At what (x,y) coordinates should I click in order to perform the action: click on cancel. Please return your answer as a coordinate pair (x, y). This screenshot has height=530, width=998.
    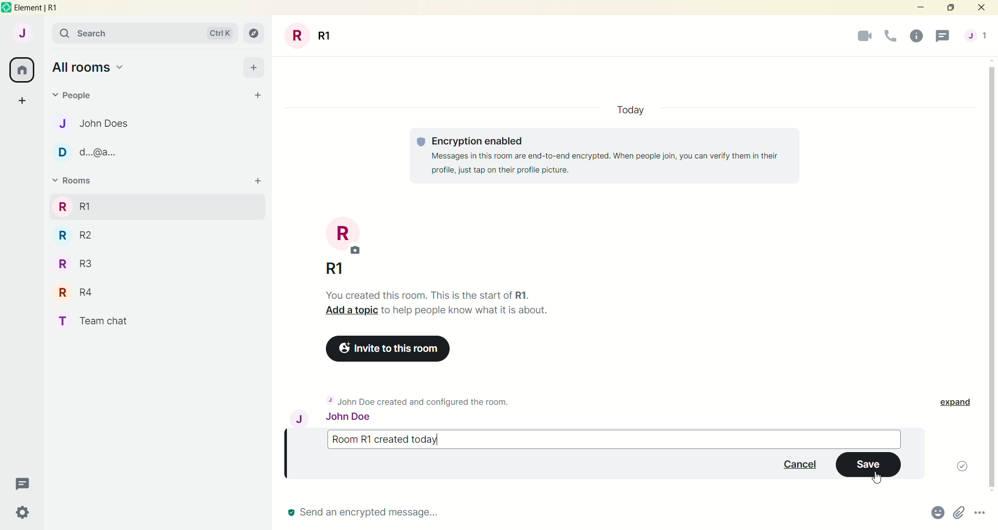
    Looking at the image, I should click on (797, 462).